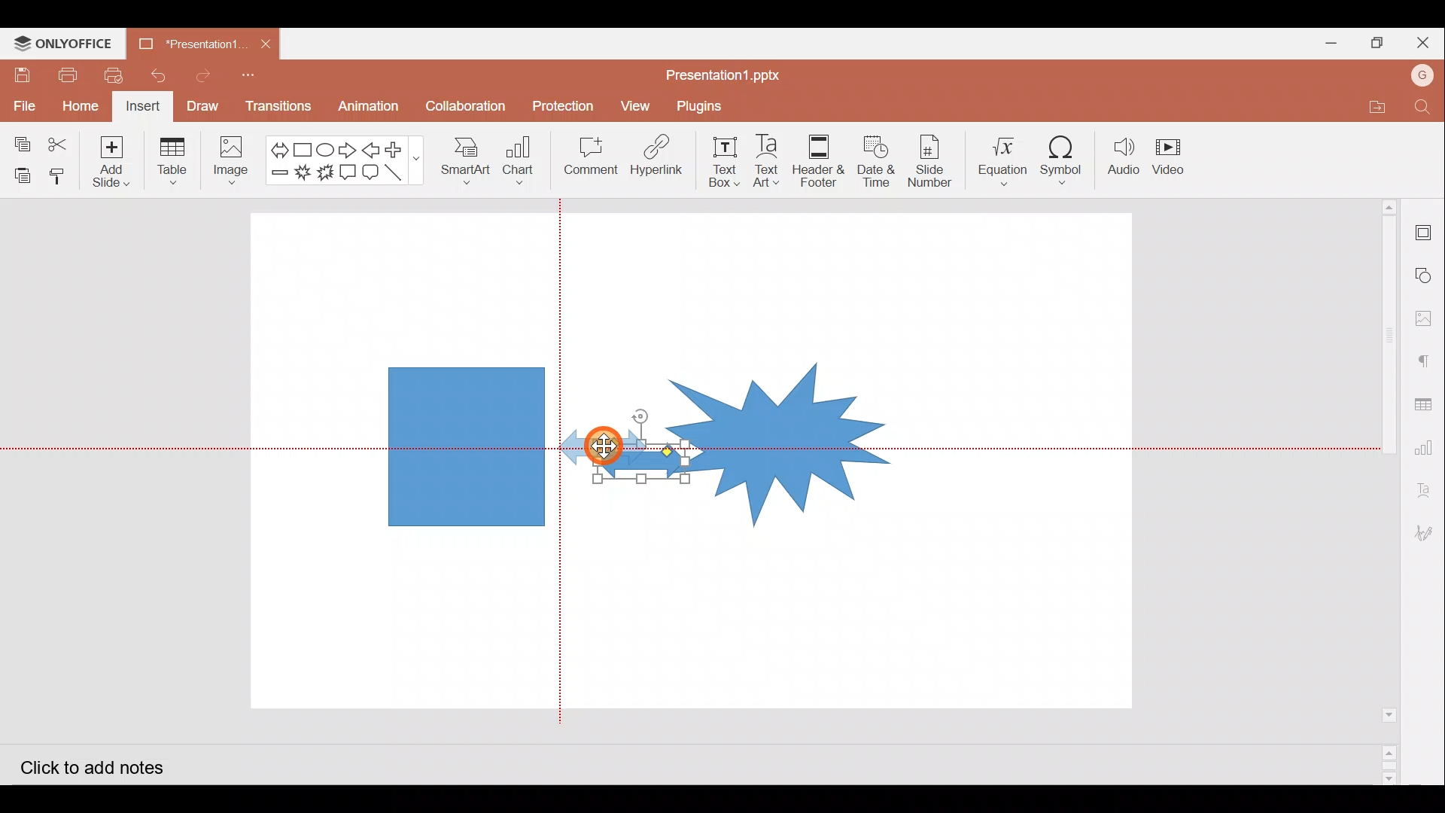 This screenshot has width=1445, height=813. Describe the element at coordinates (369, 107) in the screenshot. I see `Animation` at that location.